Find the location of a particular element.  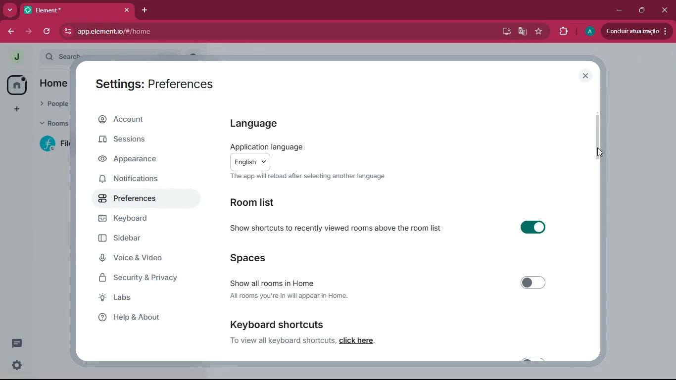

cursor is located at coordinates (598, 154).